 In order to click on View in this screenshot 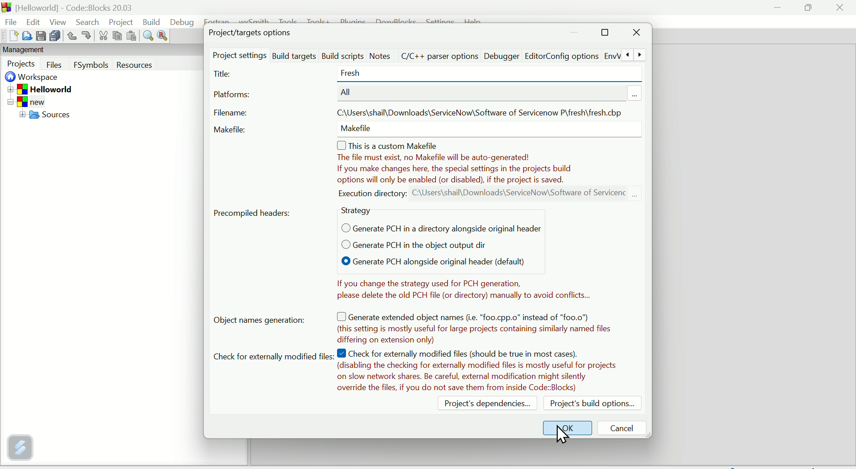, I will do `click(56, 21)`.